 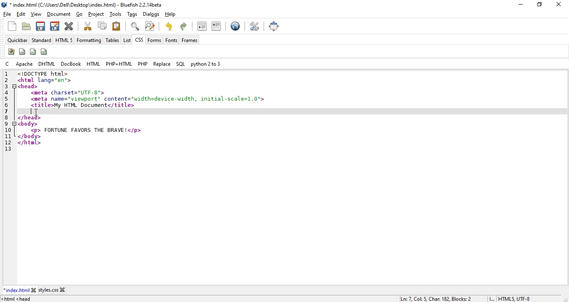 I want to click on 3, so click(x=7, y=85).